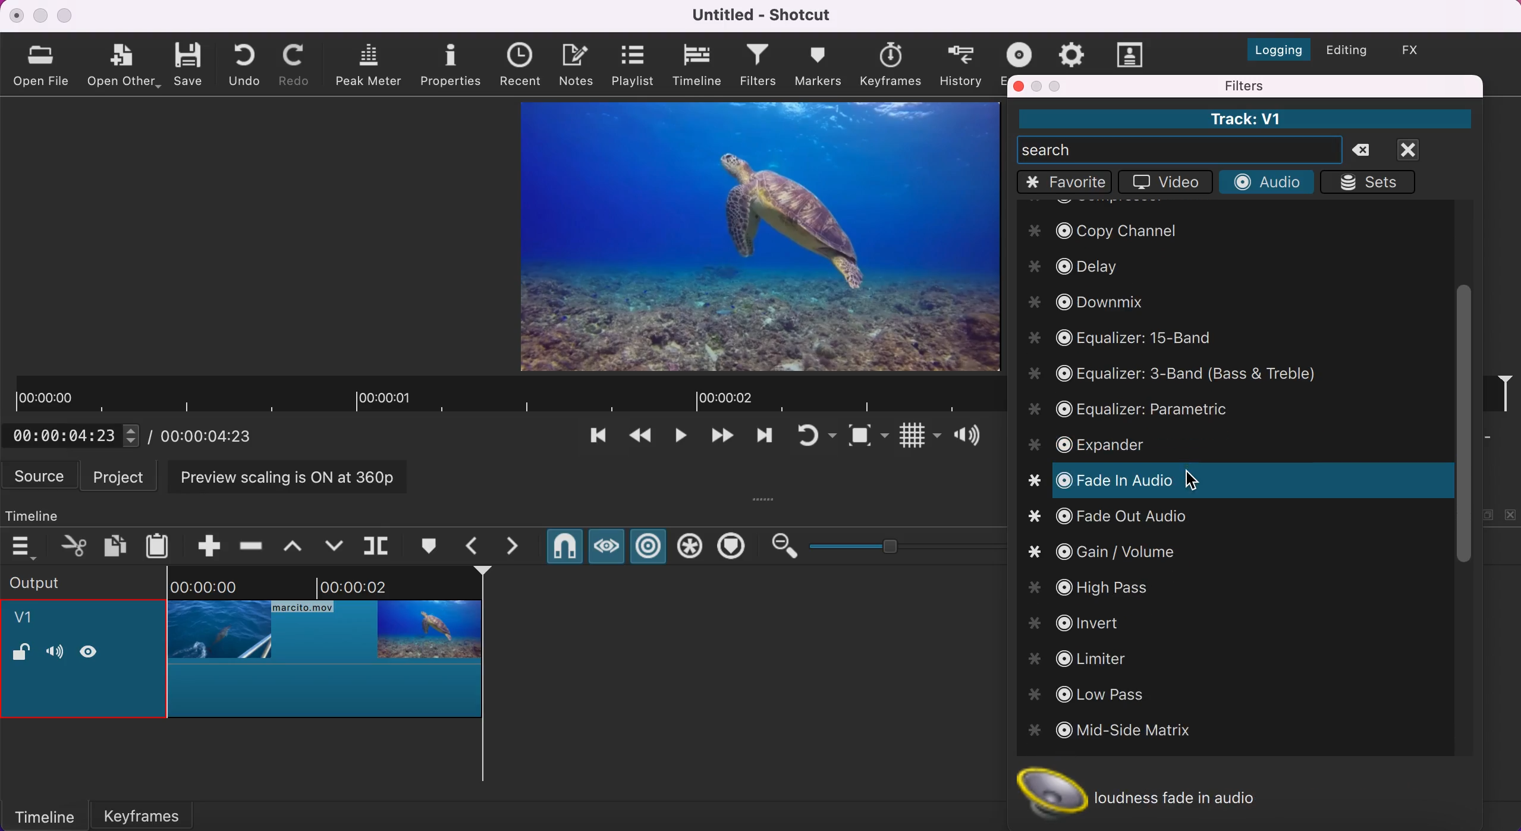 This screenshot has width=1521, height=831. I want to click on project, so click(122, 476).